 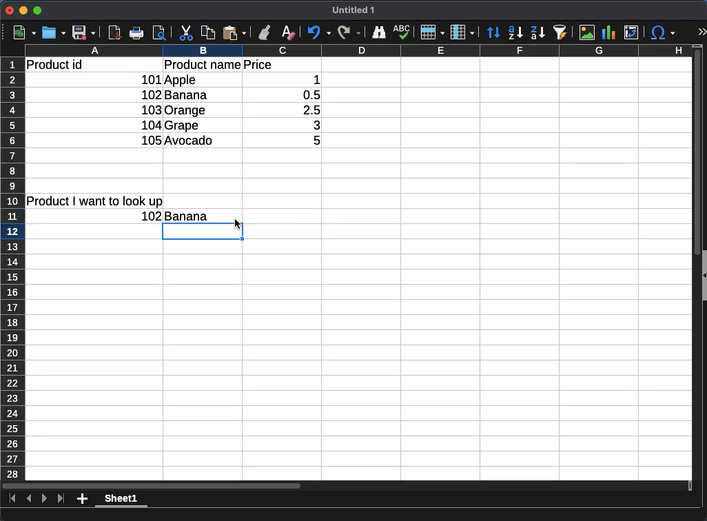 What do you see at coordinates (150, 80) in the screenshot?
I see `101` at bounding box center [150, 80].